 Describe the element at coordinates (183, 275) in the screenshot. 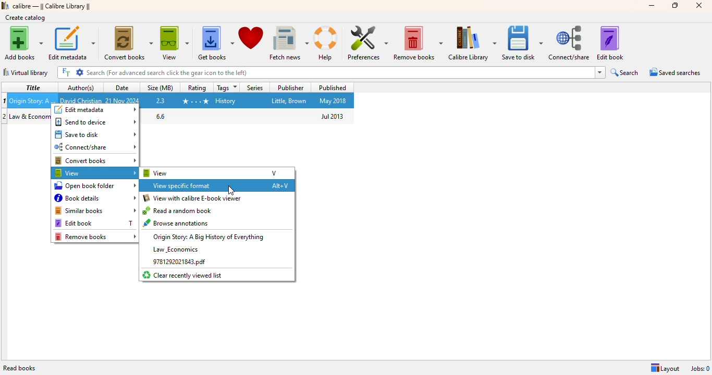

I see `clear recently viewed list` at that location.